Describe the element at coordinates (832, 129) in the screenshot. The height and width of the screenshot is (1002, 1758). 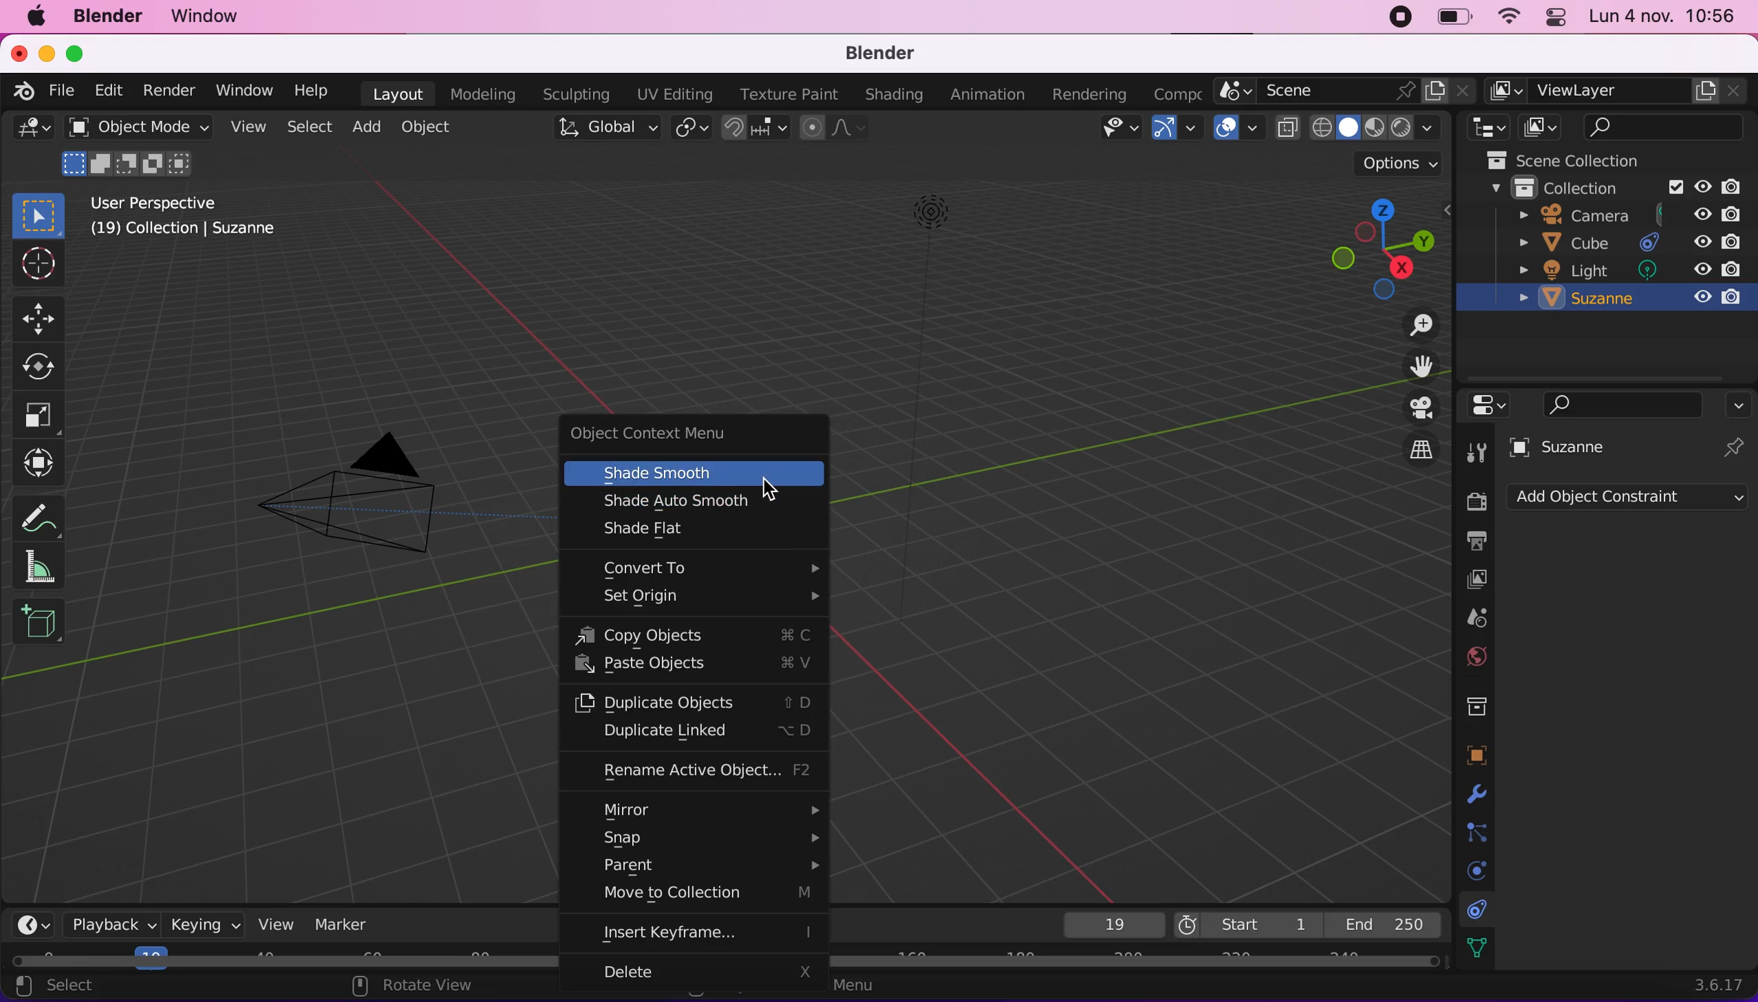
I see `proportional editing objects` at that location.